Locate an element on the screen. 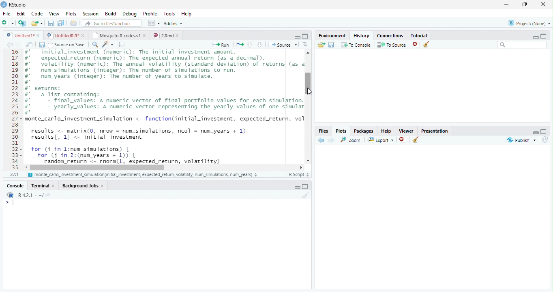 This screenshot has height=292, width=553. Run is located at coordinates (221, 45).